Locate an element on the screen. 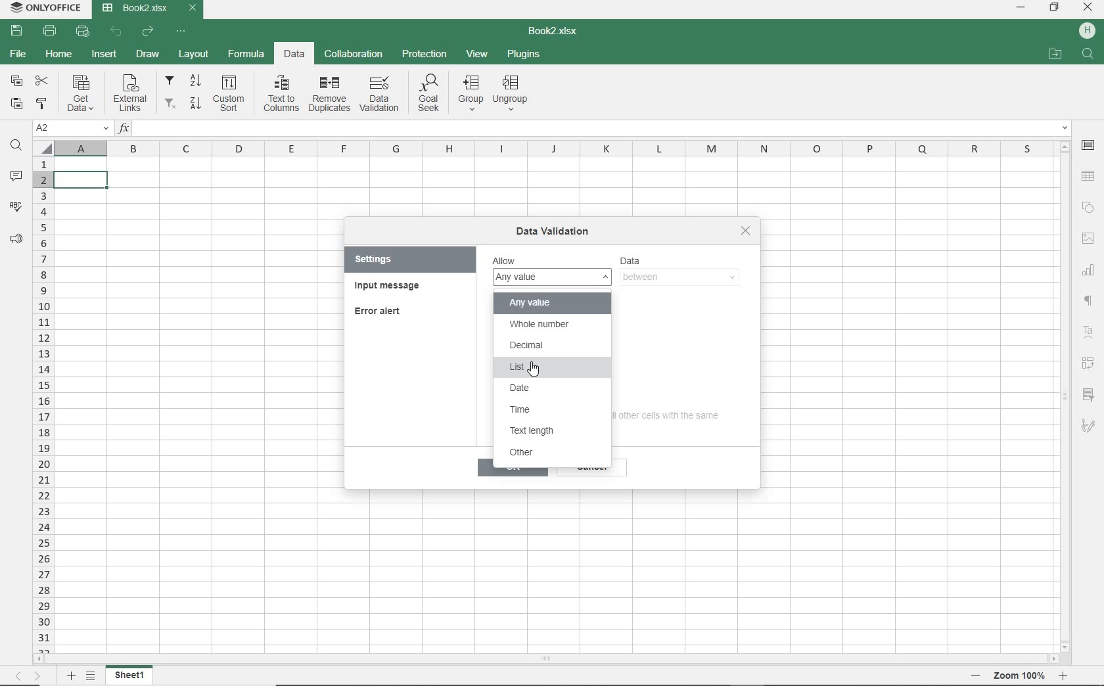 The height and width of the screenshot is (686, 1104). custom sort is located at coordinates (231, 93).